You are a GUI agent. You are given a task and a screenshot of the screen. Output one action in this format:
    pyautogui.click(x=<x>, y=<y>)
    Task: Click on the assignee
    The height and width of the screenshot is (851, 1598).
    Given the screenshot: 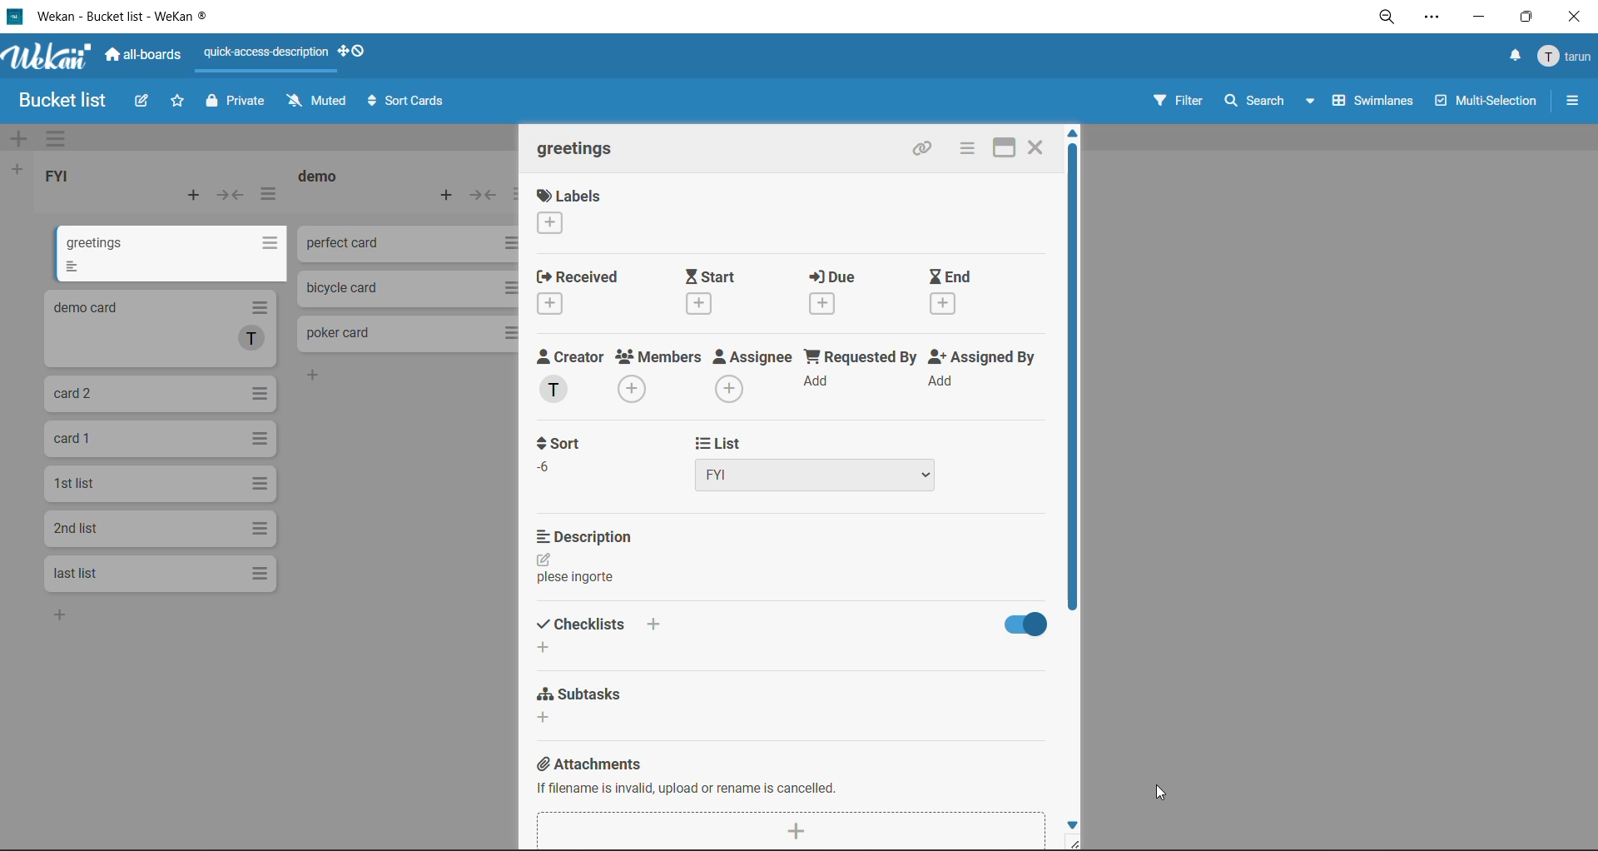 What is the action you would take?
    pyautogui.click(x=752, y=376)
    